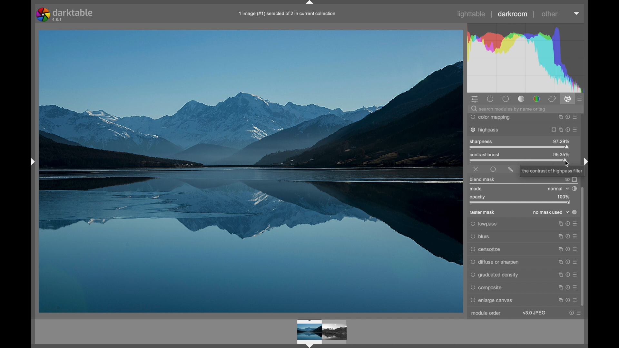 This screenshot has height=348, width=619. Describe the element at coordinates (520, 148) in the screenshot. I see `slider` at that location.